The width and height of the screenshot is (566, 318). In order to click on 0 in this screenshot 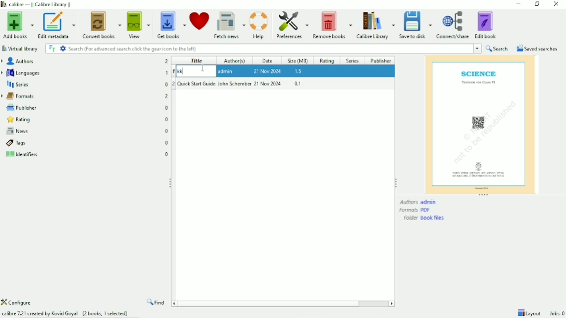, I will do `click(167, 143)`.